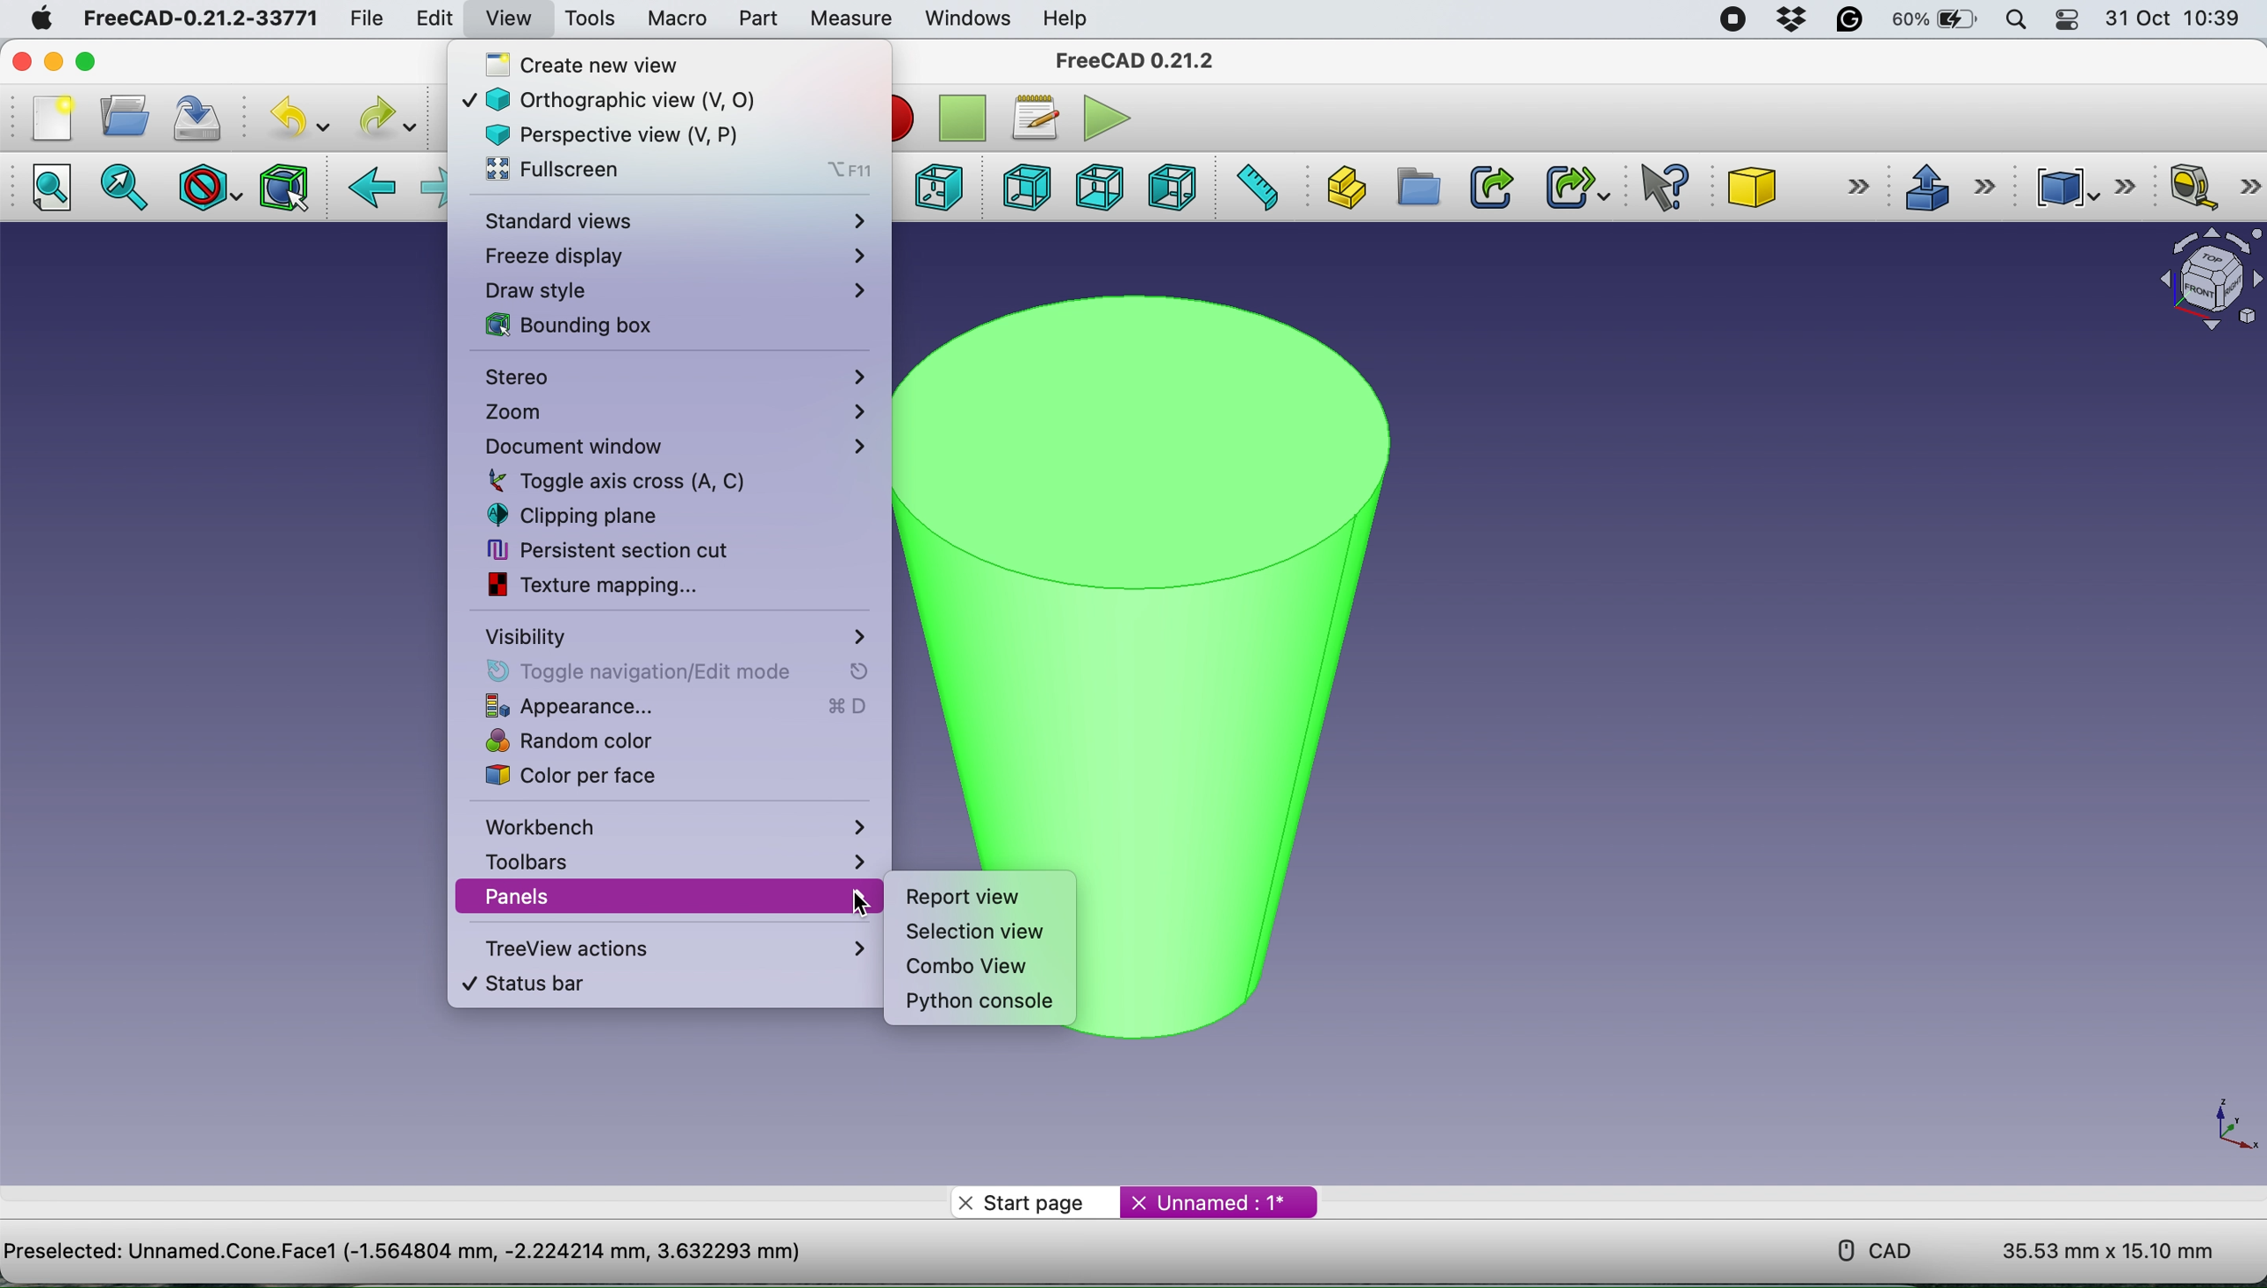 This screenshot has width=2267, height=1288. I want to click on draw style , so click(673, 290).